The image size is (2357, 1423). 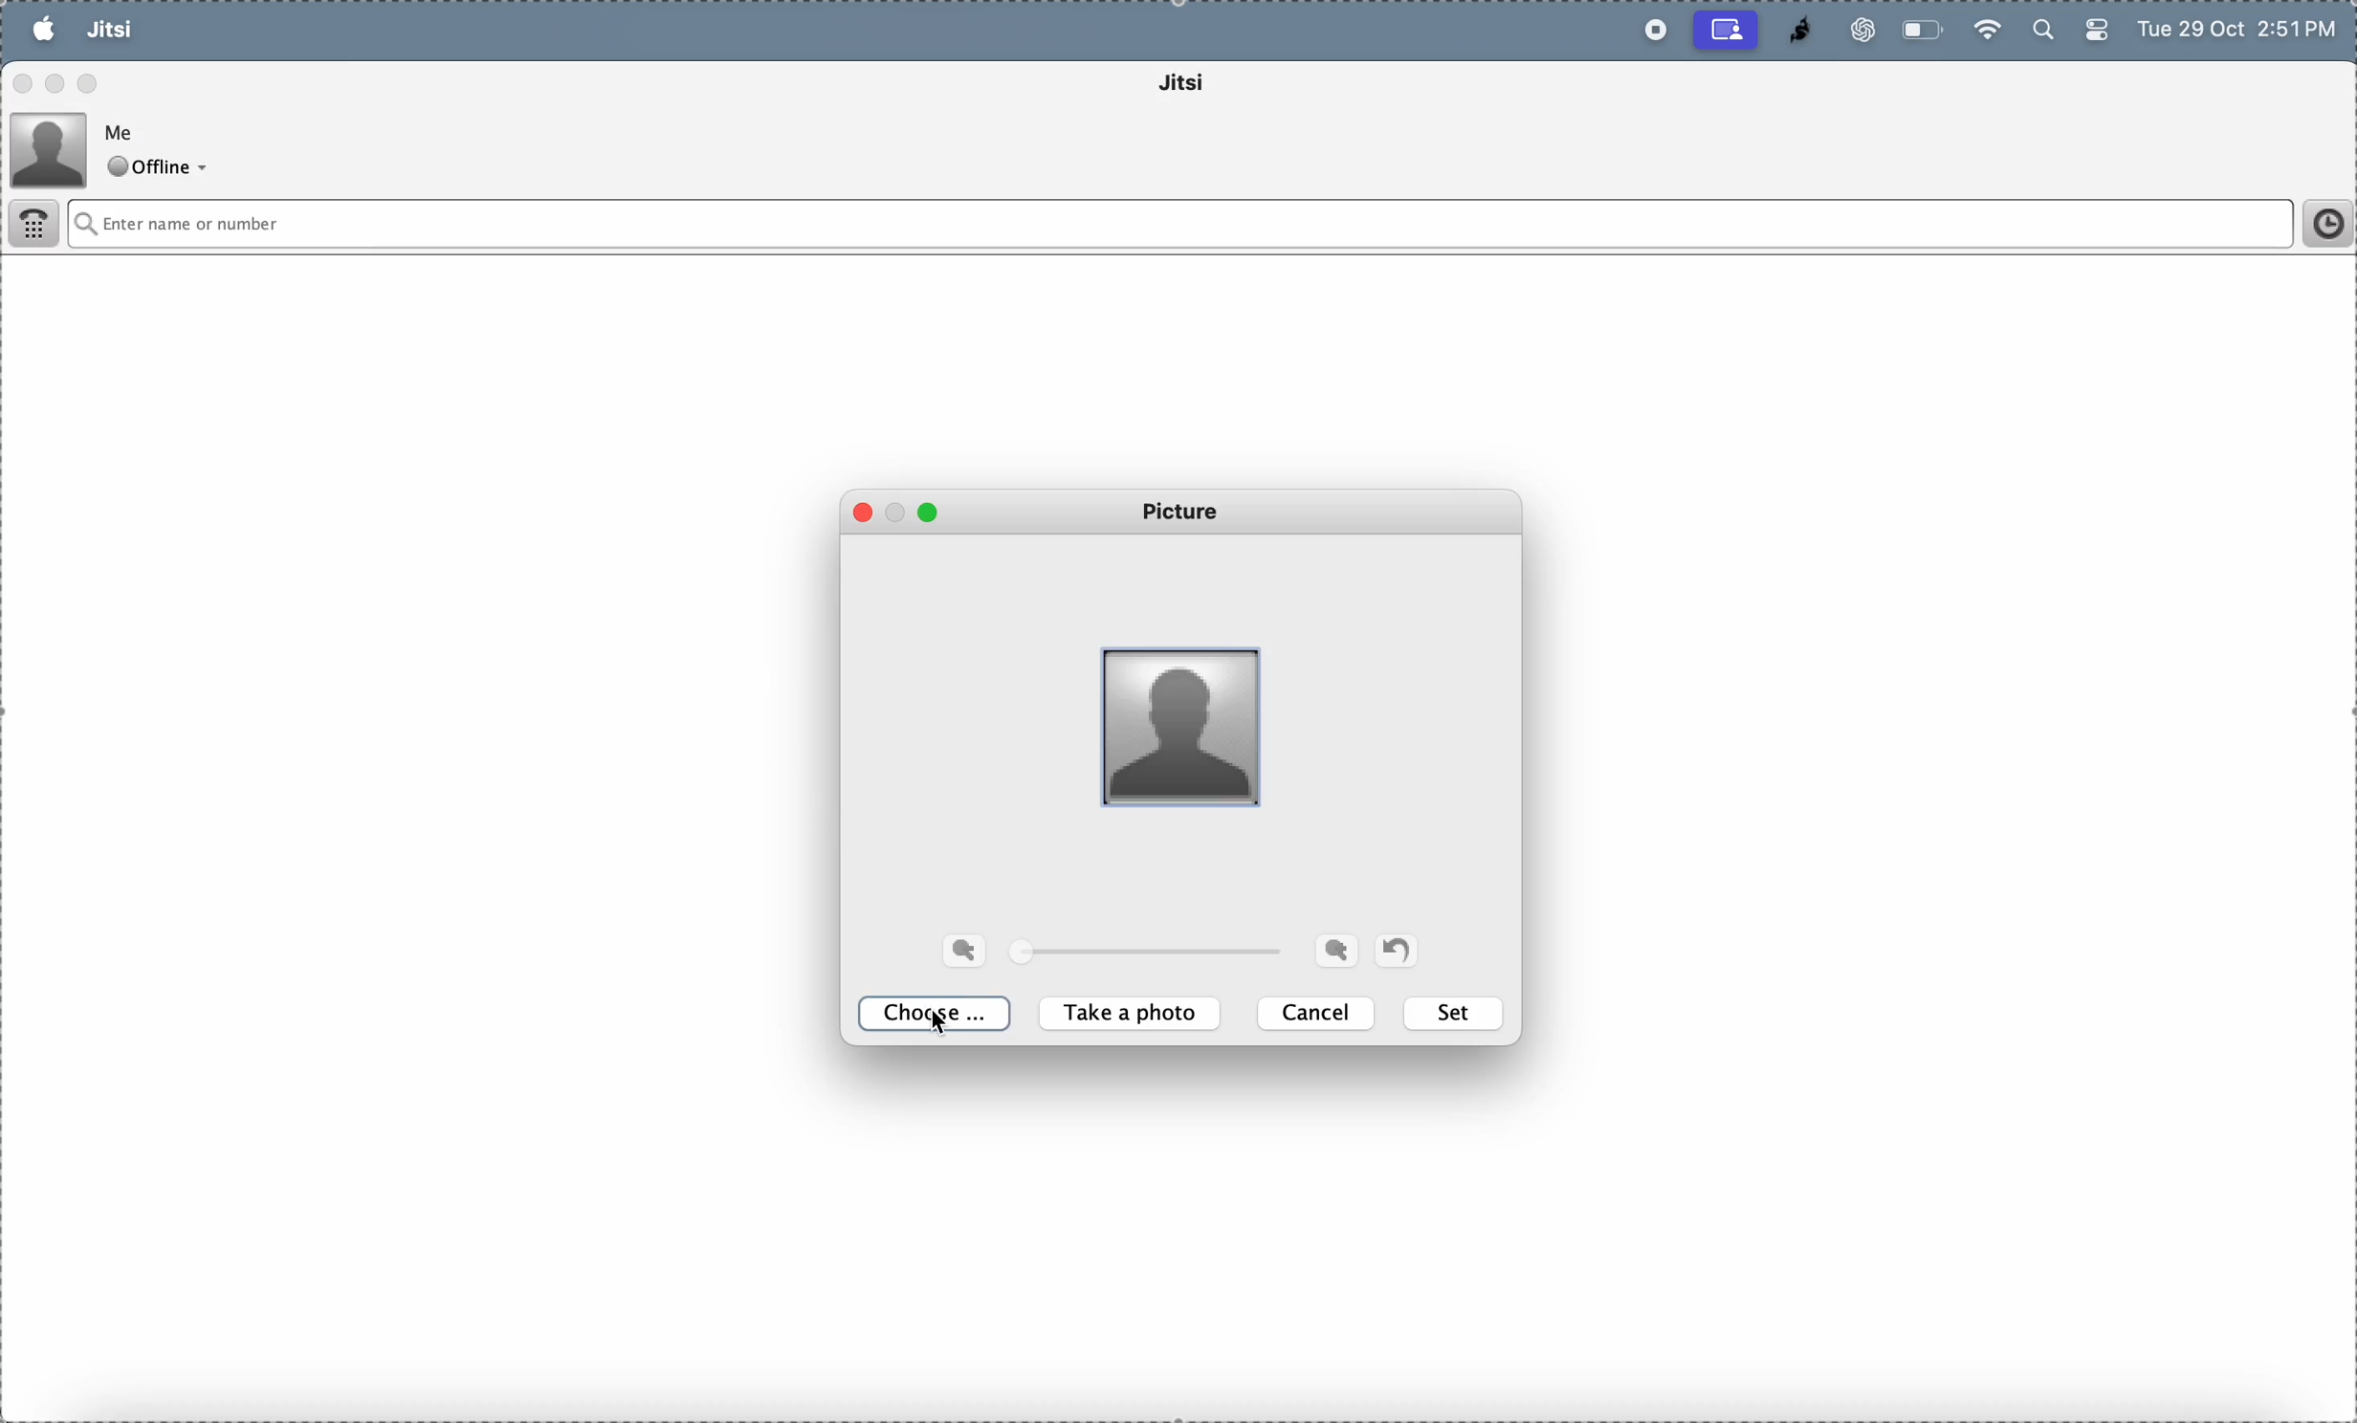 What do you see at coordinates (182, 30) in the screenshot?
I see `file` at bounding box center [182, 30].